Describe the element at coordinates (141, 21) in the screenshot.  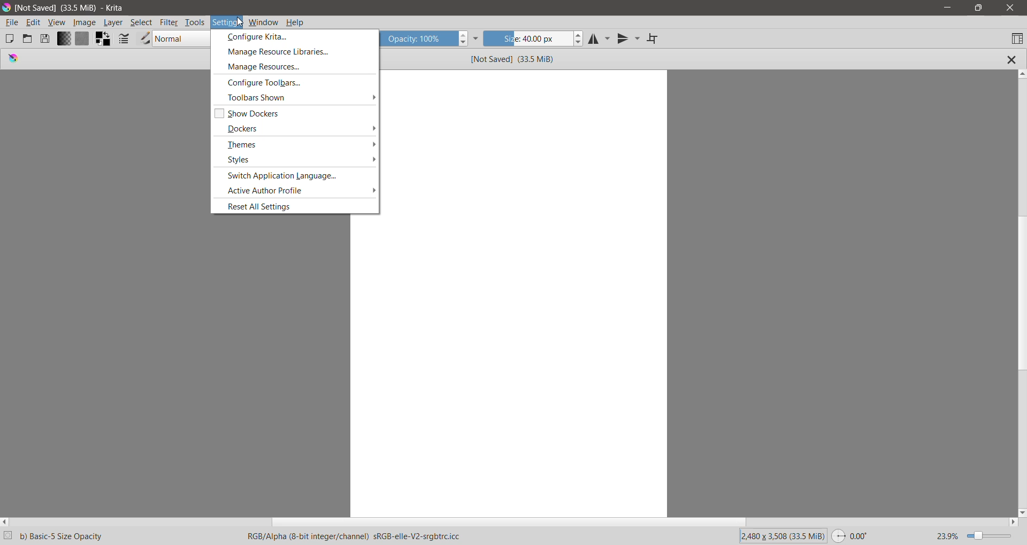
I see `Select` at that location.